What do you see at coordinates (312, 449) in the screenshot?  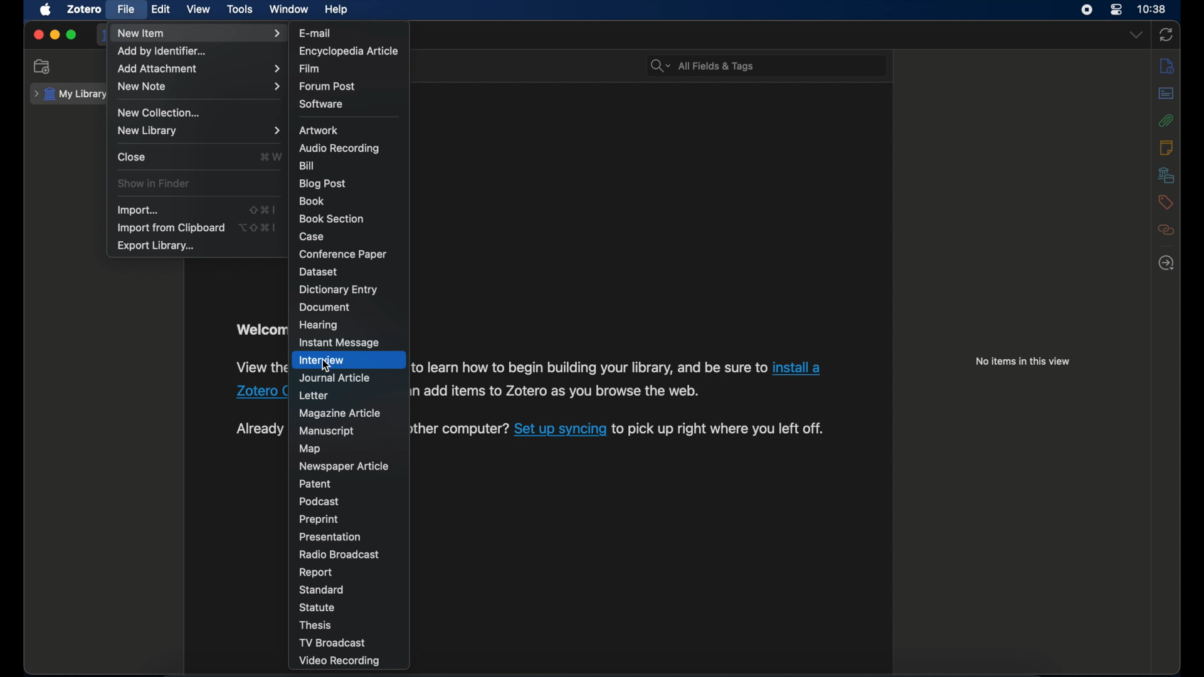 I see `map` at bounding box center [312, 449].